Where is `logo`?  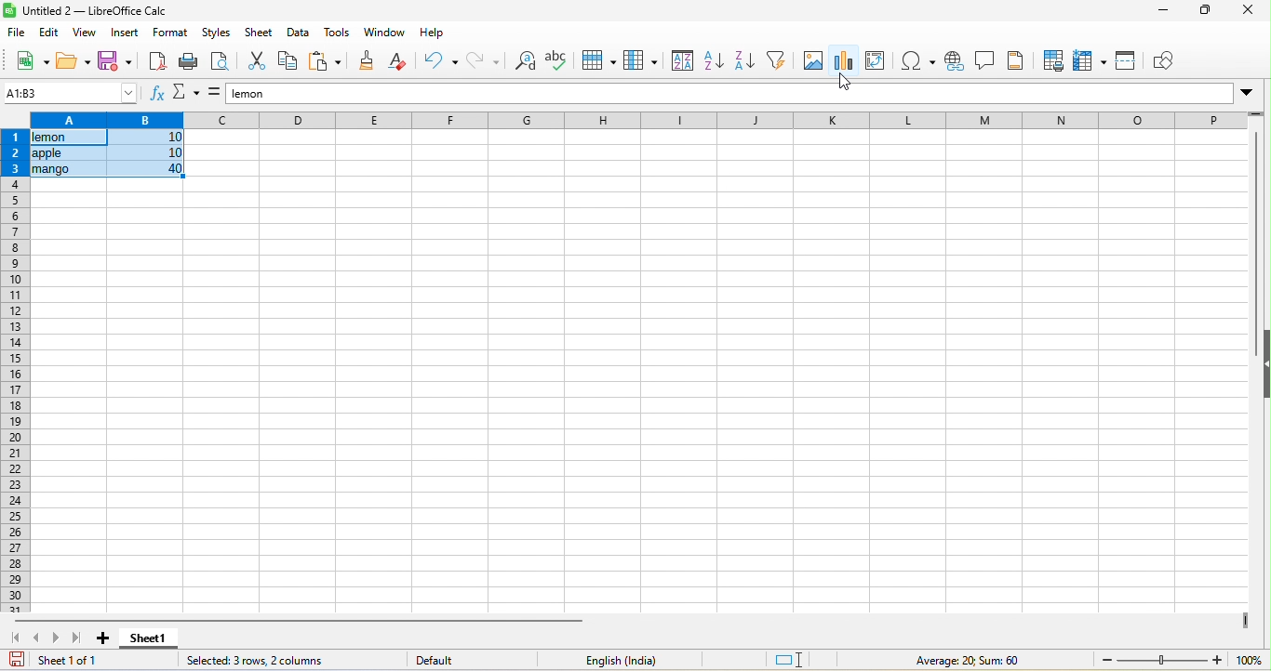 logo is located at coordinates (10, 11).